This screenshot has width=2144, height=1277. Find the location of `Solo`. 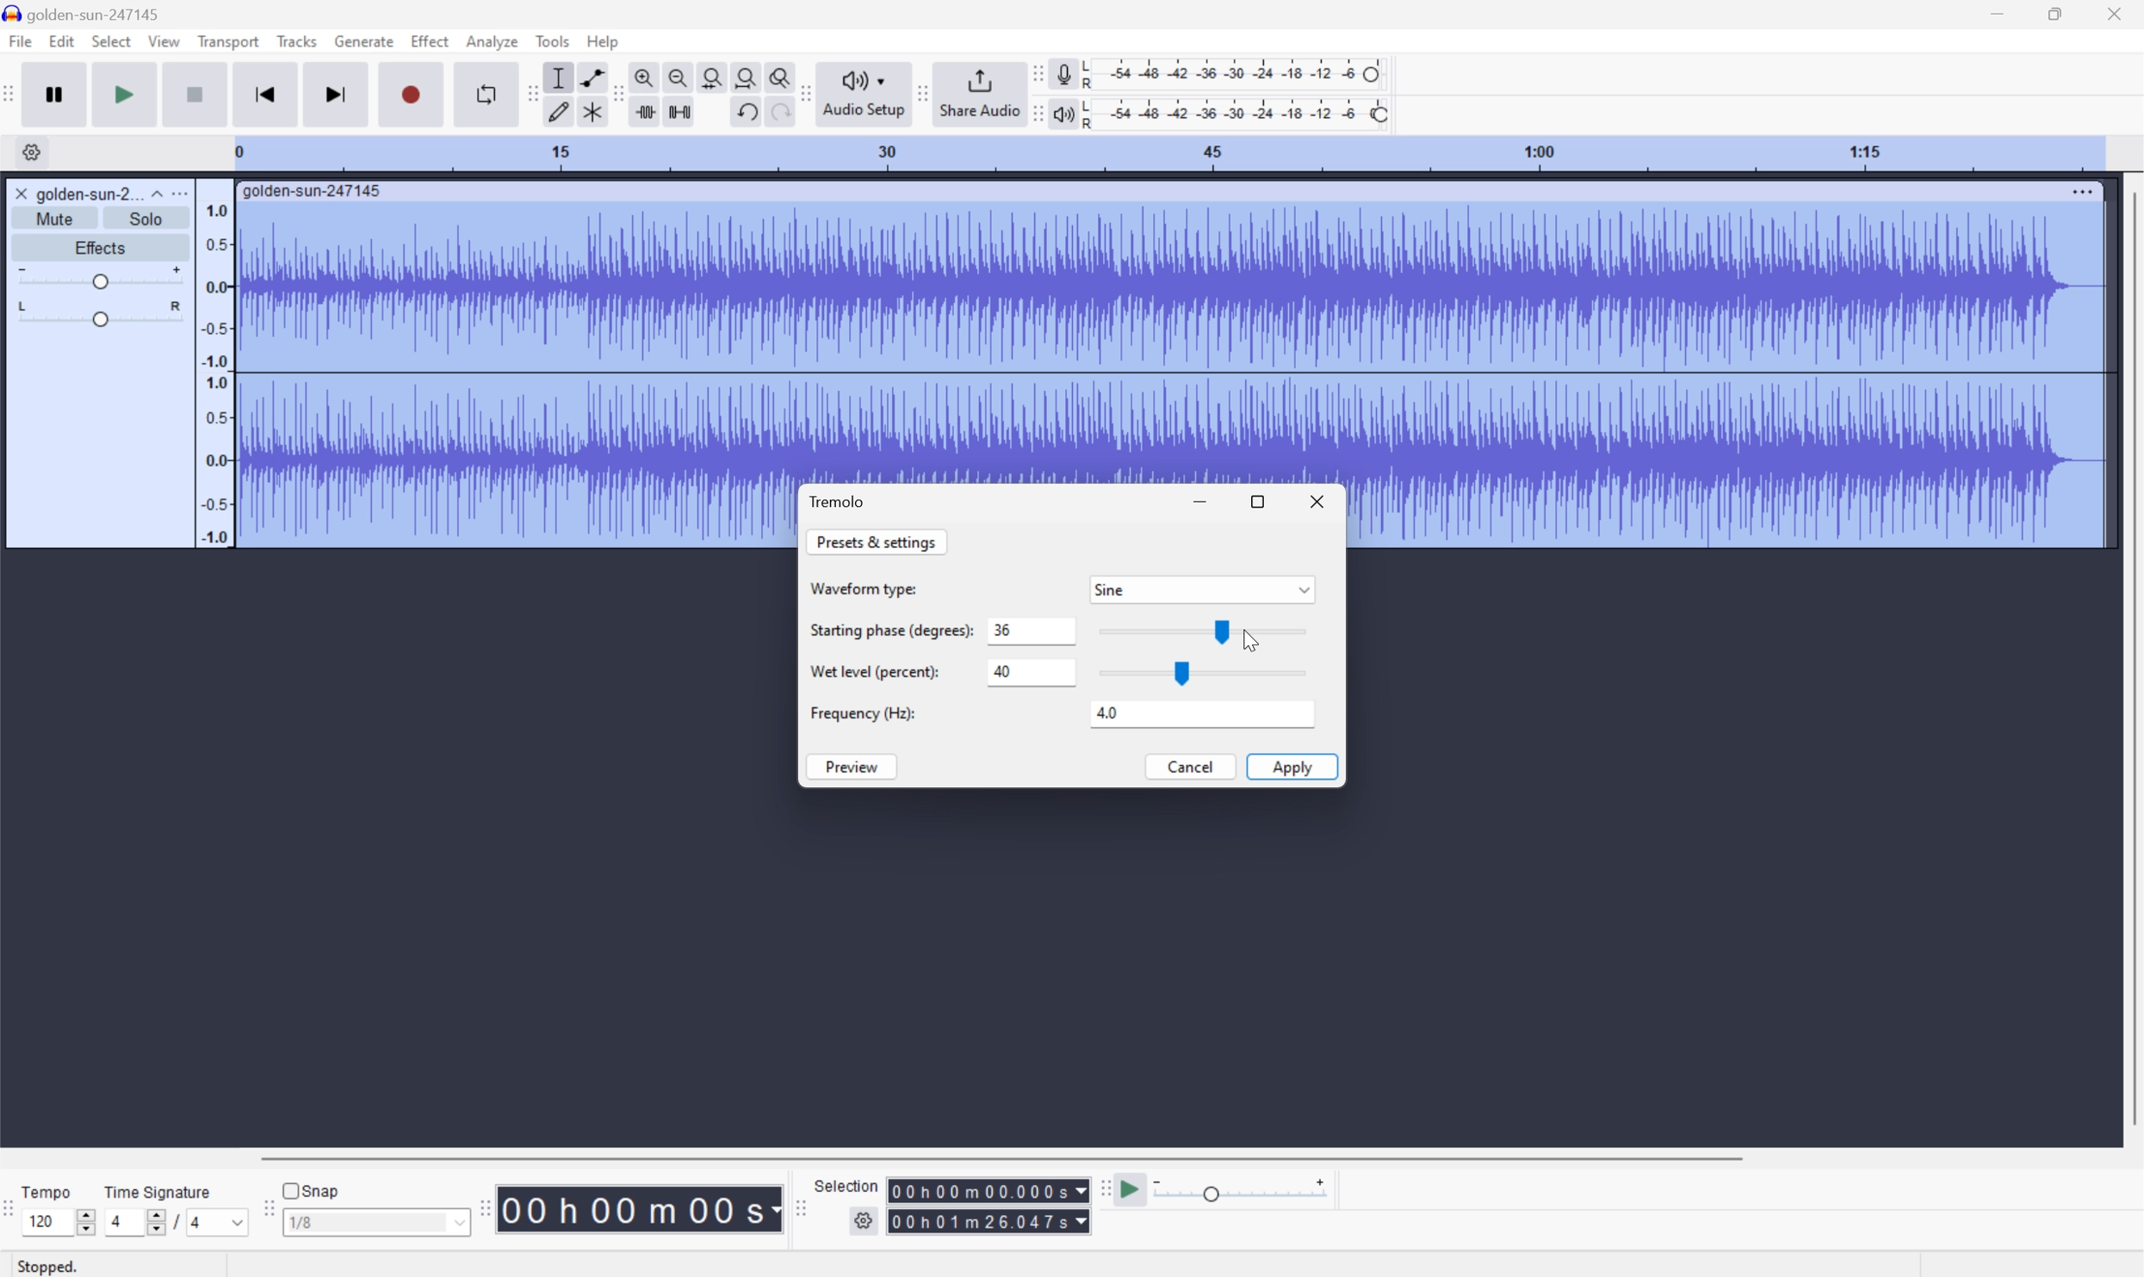

Solo is located at coordinates (146, 218).